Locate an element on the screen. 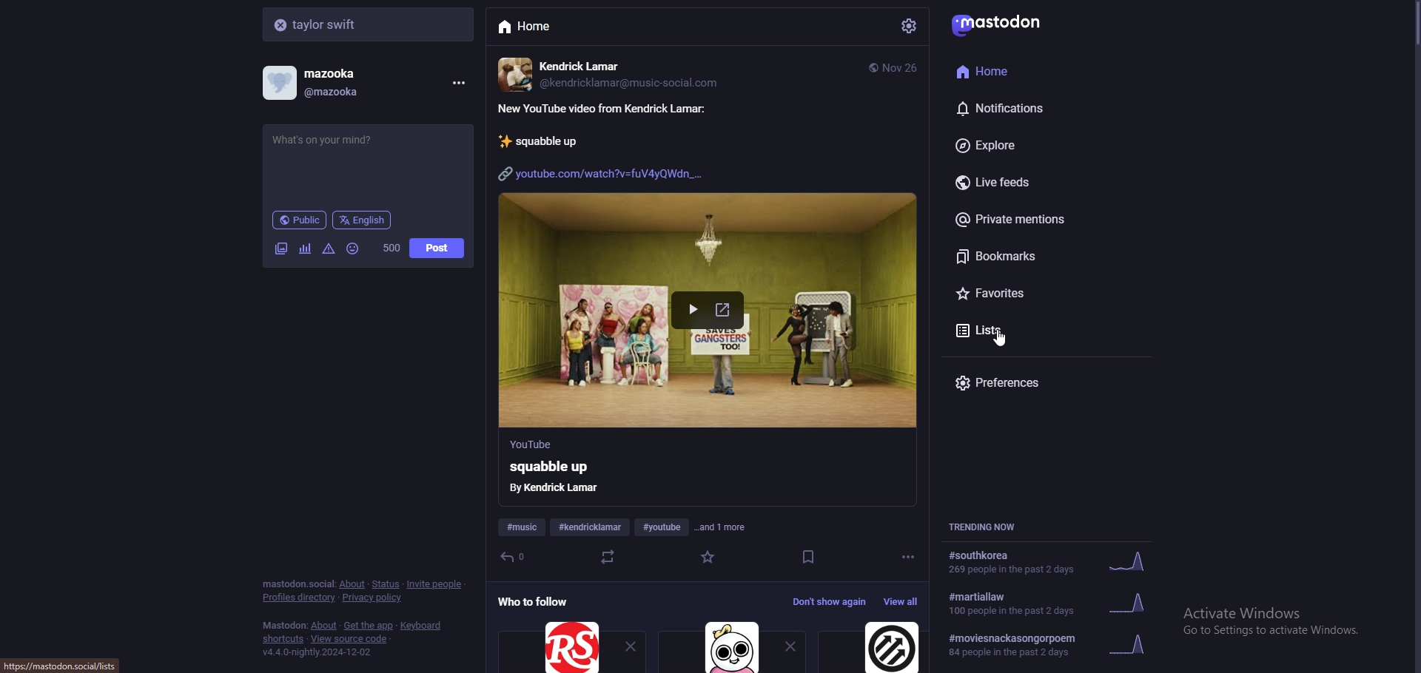  invite people is located at coordinates (435, 584).